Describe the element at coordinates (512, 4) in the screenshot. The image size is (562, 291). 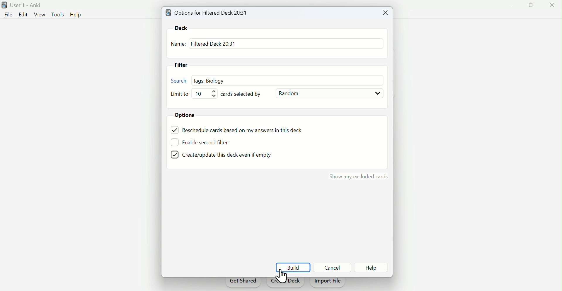
I see `Minimise` at that location.